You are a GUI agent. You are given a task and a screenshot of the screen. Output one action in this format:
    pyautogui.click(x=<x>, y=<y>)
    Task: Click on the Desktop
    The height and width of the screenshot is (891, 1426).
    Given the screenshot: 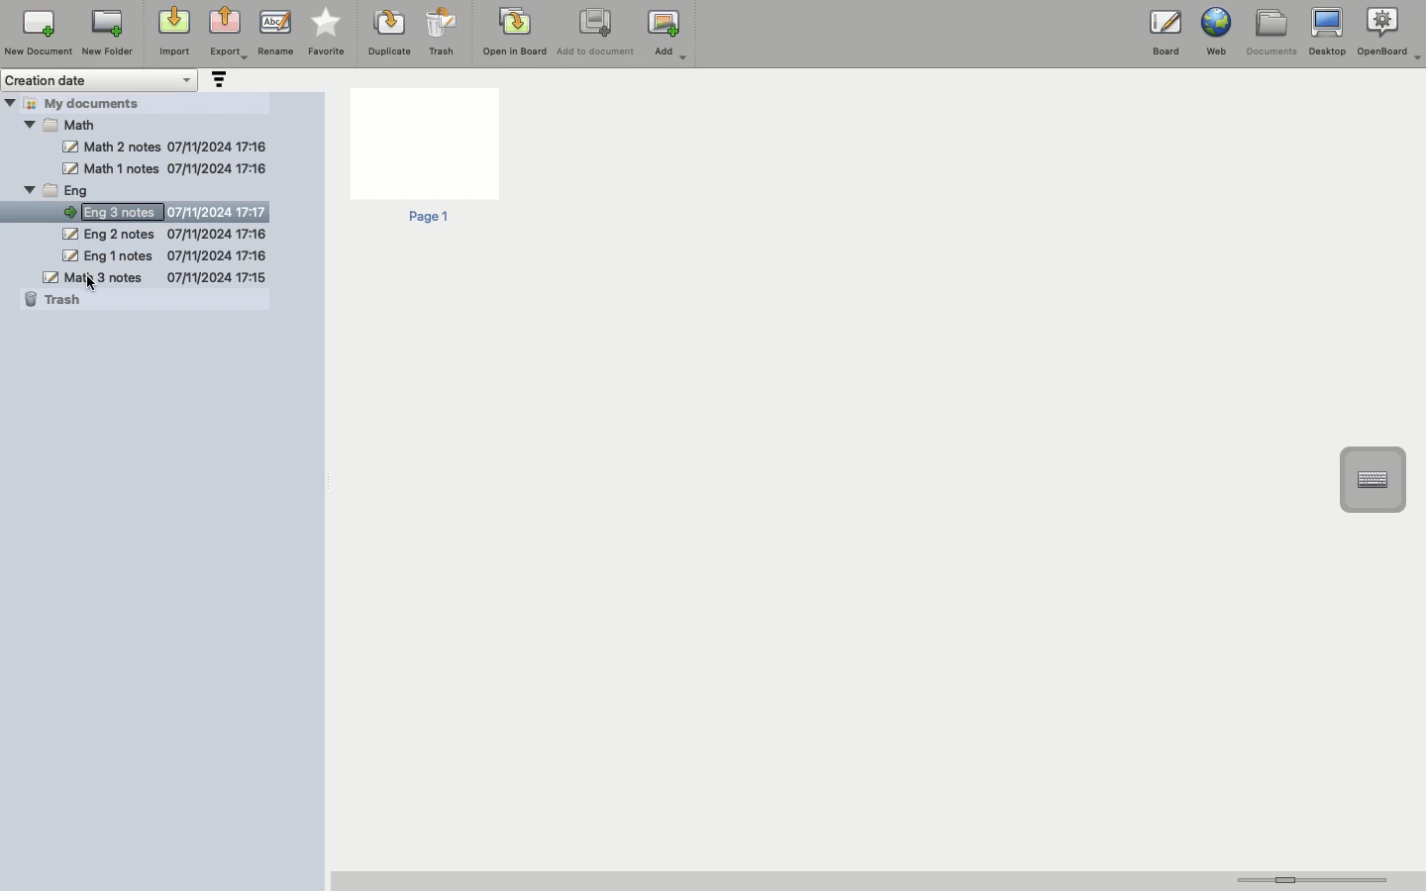 What is the action you would take?
    pyautogui.click(x=1327, y=33)
    